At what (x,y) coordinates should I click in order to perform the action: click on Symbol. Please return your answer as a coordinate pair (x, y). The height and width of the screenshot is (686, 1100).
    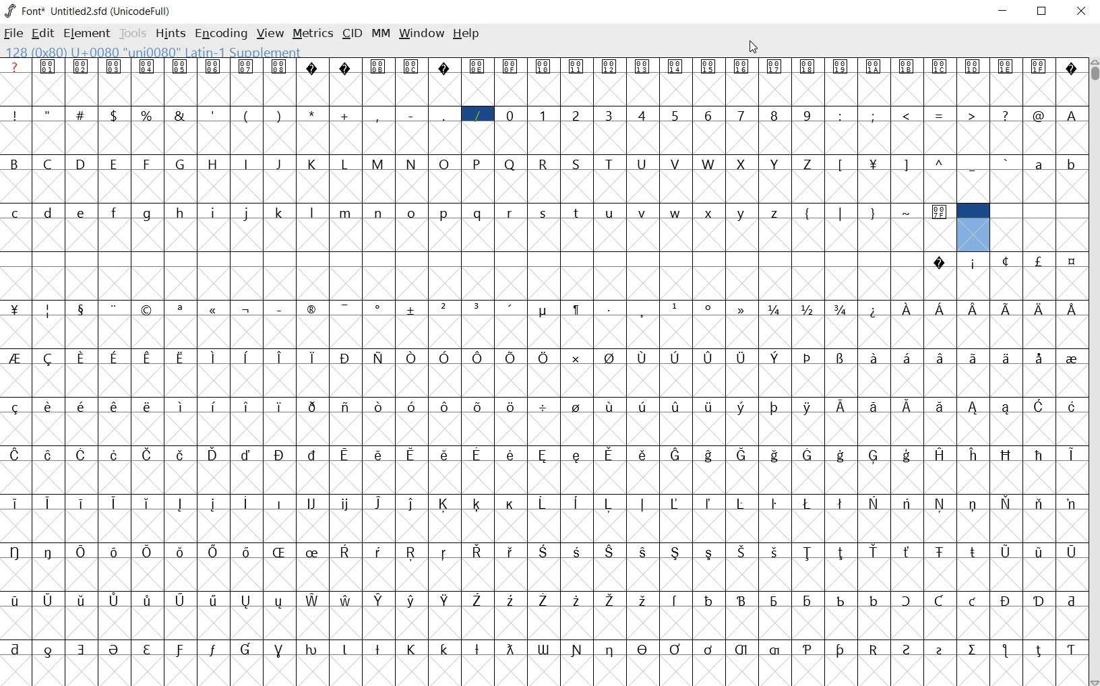
    Looking at the image, I should click on (312, 356).